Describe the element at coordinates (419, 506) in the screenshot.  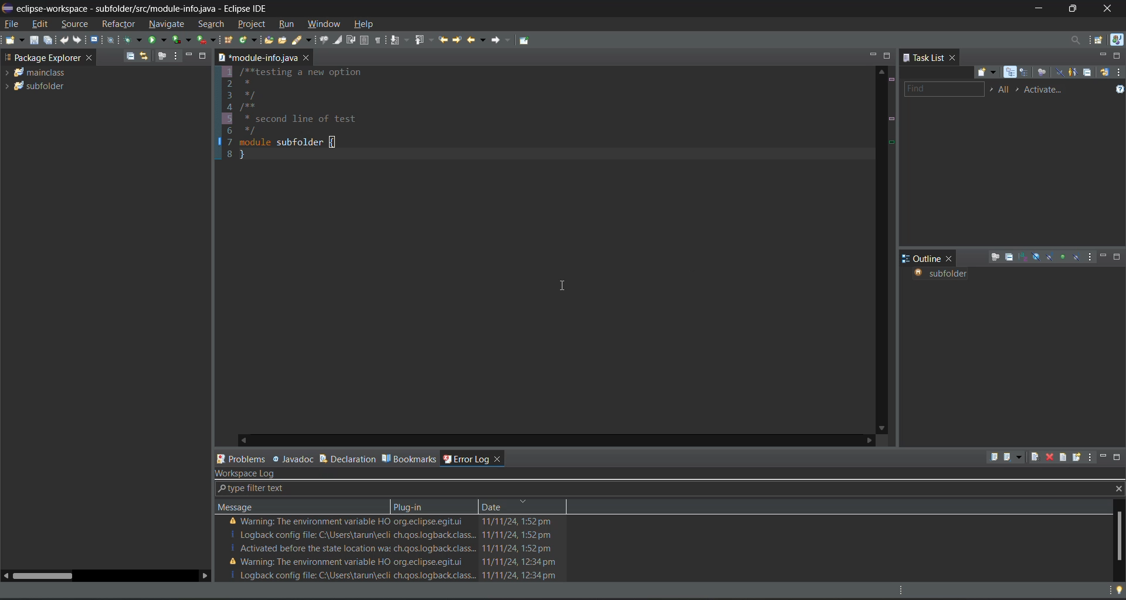
I see `plug in` at that location.